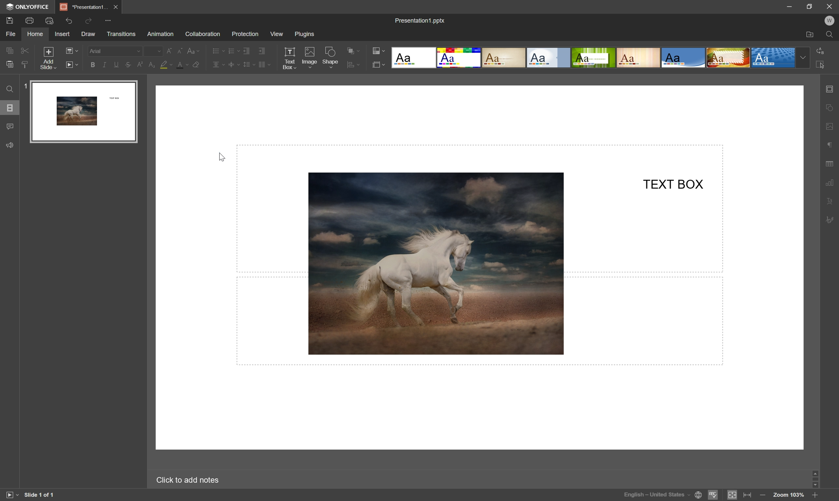  What do you see at coordinates (830, 21) in the screenshot?
I see `W` at bounding box center [830, 21].